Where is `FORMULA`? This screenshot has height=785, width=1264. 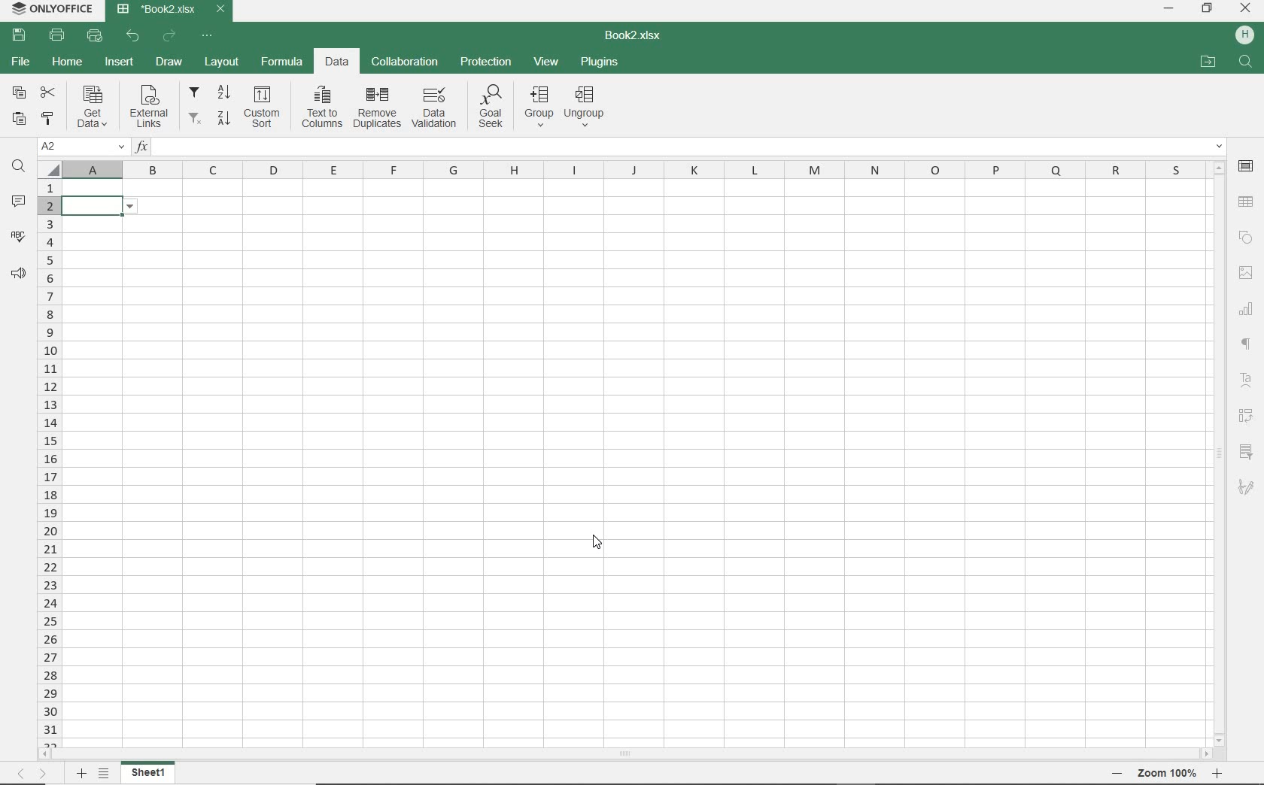 FORMULA is located at coordinates (284, 63).